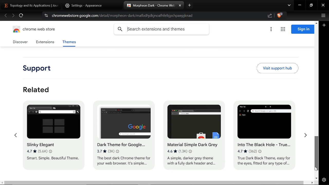 The height and width of the screenshot is (185, 329). What do you see at coordinates (303, 29) in the screenshot?
I see `Sign in` at bounding box center [303, 29].